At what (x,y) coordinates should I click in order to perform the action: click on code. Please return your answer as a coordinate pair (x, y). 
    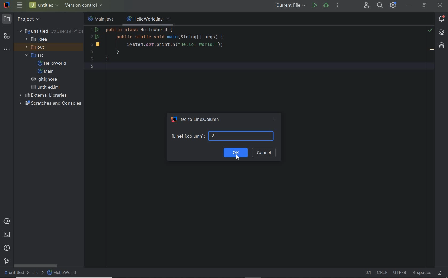
    Looking at the image, I should click on (161, 43).